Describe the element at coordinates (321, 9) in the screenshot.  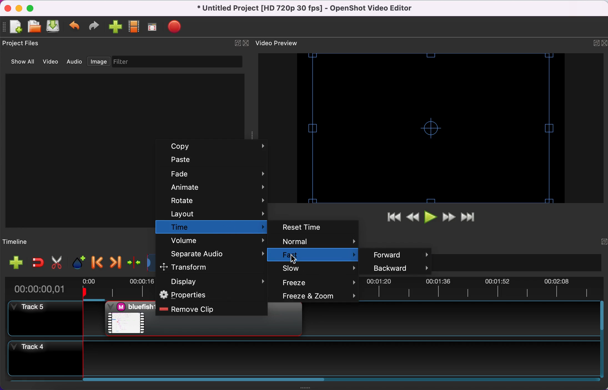
I see `title - • Untitled Project [HD 720p 30 fps] - OpenShot Video Editor` at that location.